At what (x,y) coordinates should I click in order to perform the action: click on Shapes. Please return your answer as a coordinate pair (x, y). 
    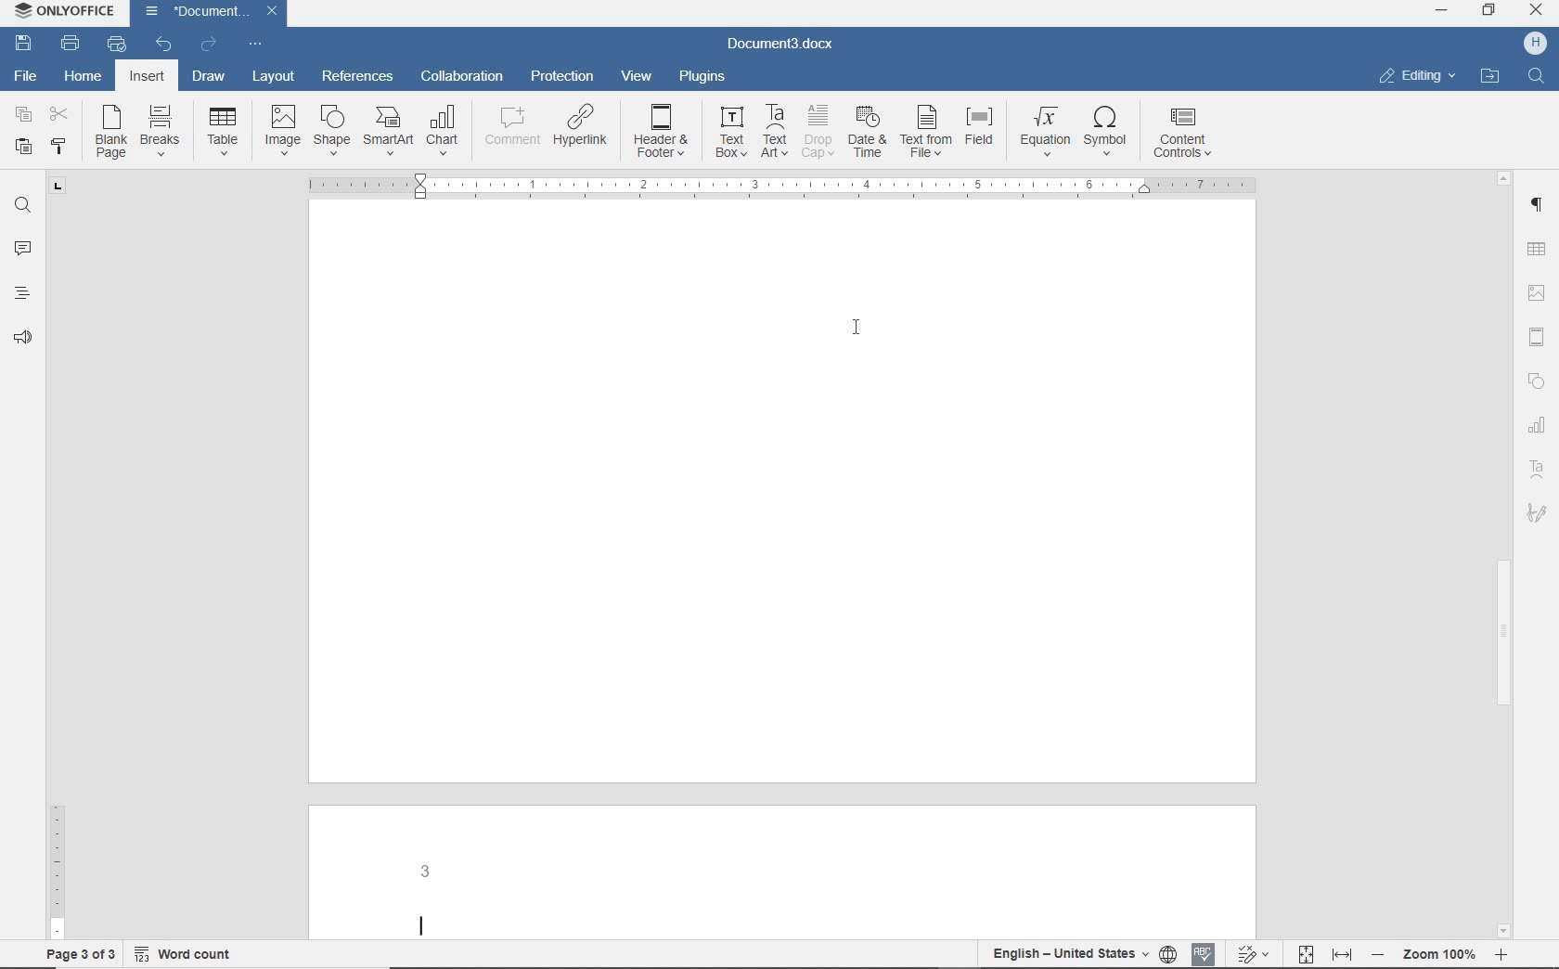
    Looking at the image, I should click on (1541, 382).